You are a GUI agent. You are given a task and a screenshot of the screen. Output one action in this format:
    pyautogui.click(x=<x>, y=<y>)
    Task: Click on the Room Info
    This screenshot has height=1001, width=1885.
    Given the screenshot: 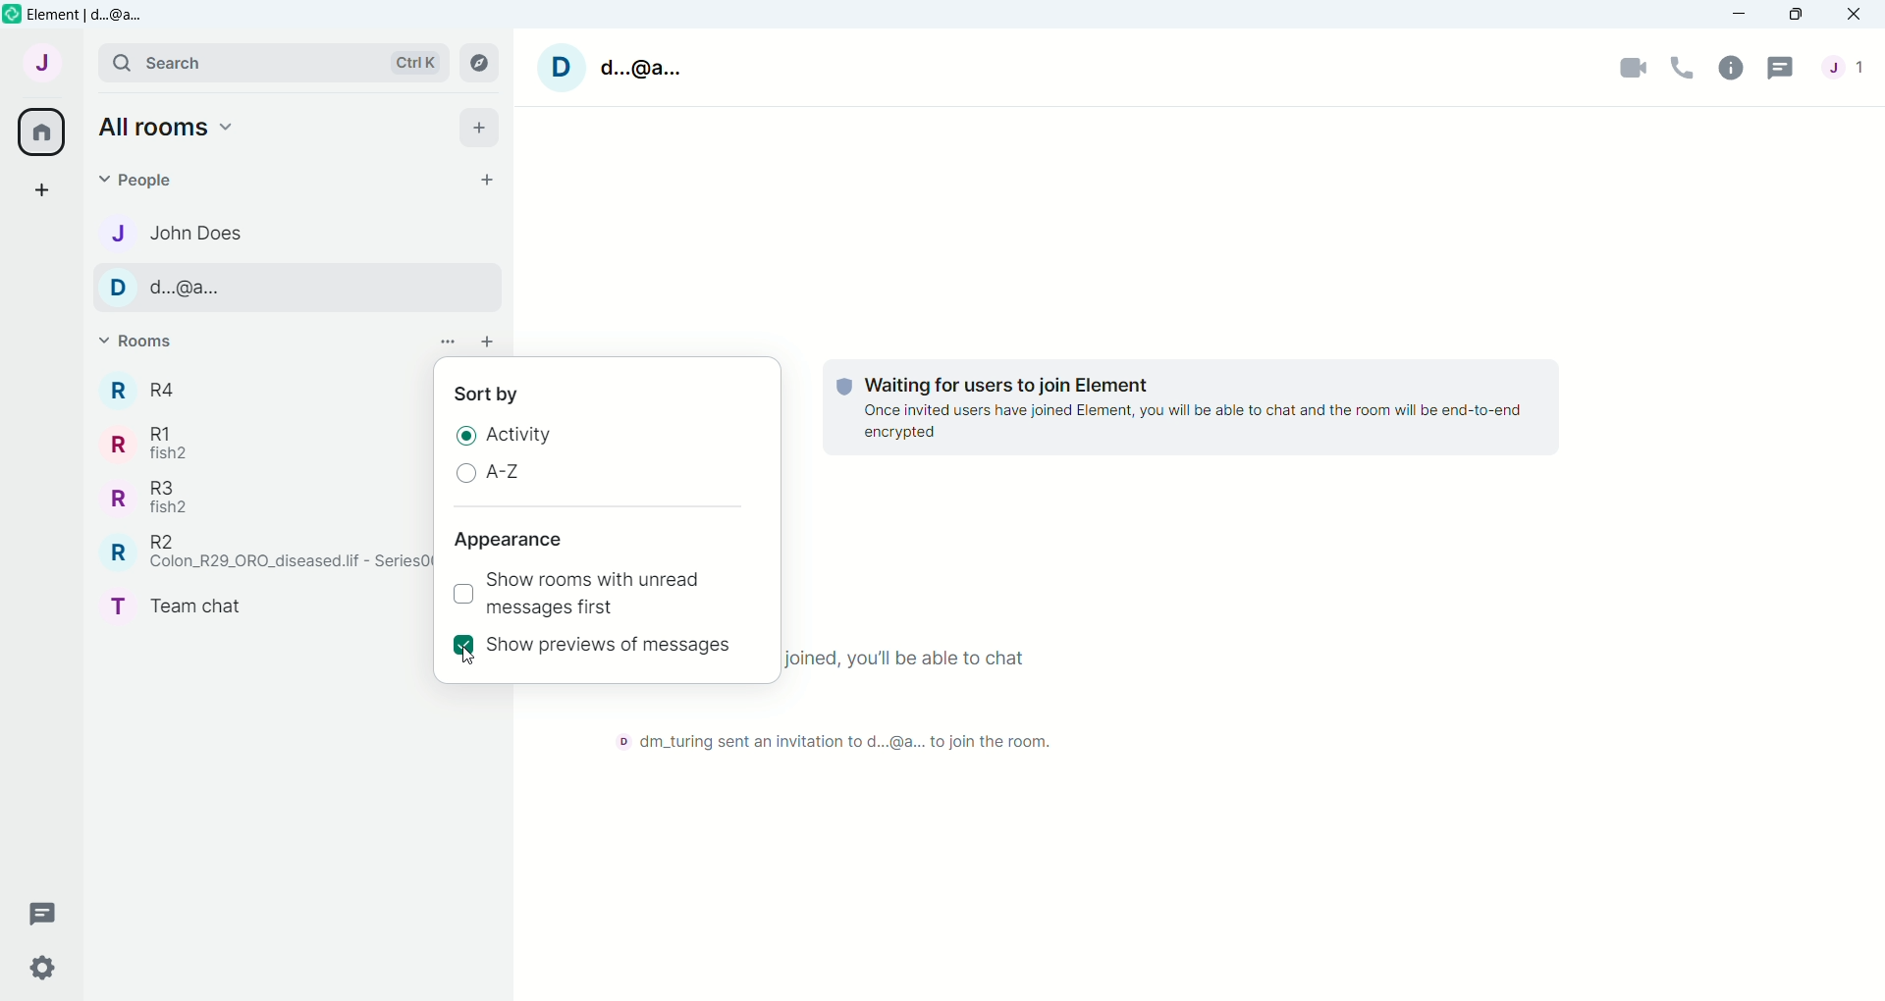 What is the action you would take?
    pyautogui.click(x=1730, y=67)
    